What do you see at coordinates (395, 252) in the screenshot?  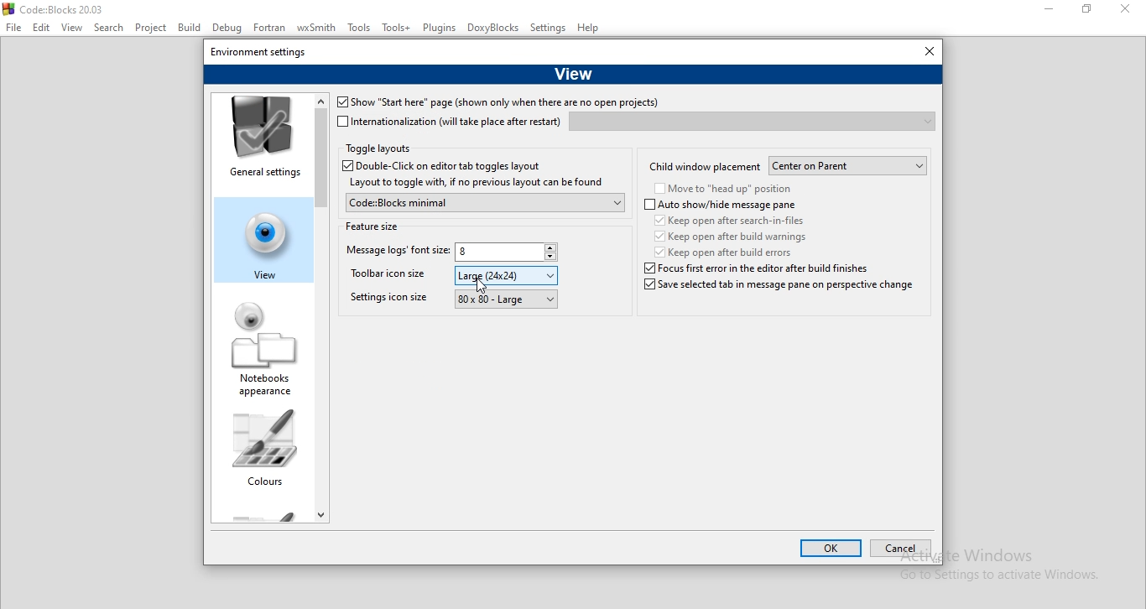 I see `Message logs font size: 8` at bounding box center [395, 252].